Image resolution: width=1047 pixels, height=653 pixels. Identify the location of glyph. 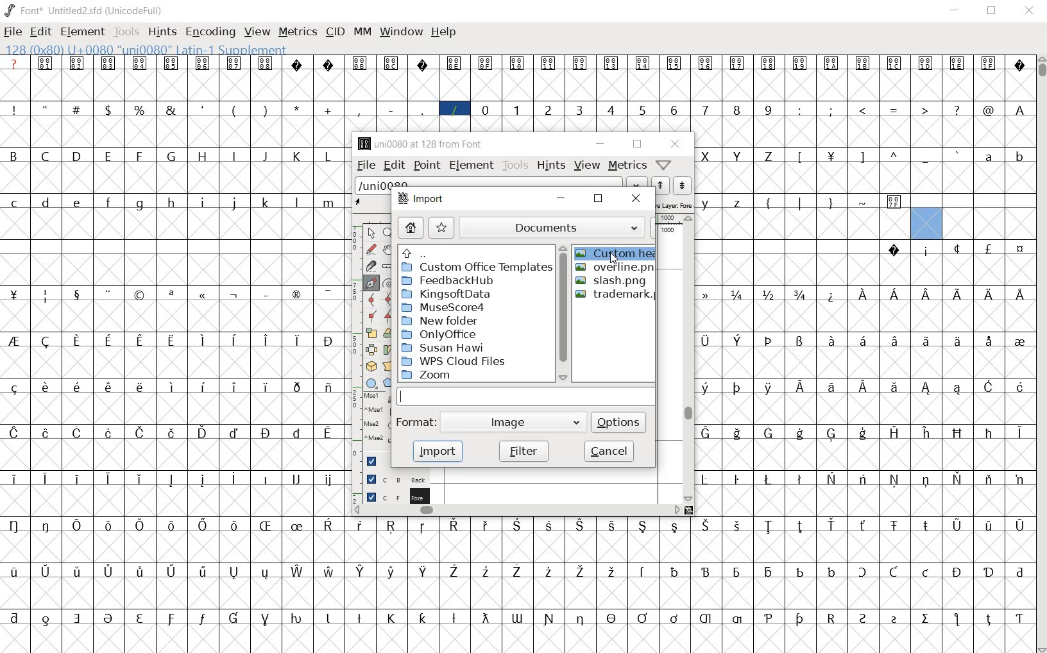
(171, 341).